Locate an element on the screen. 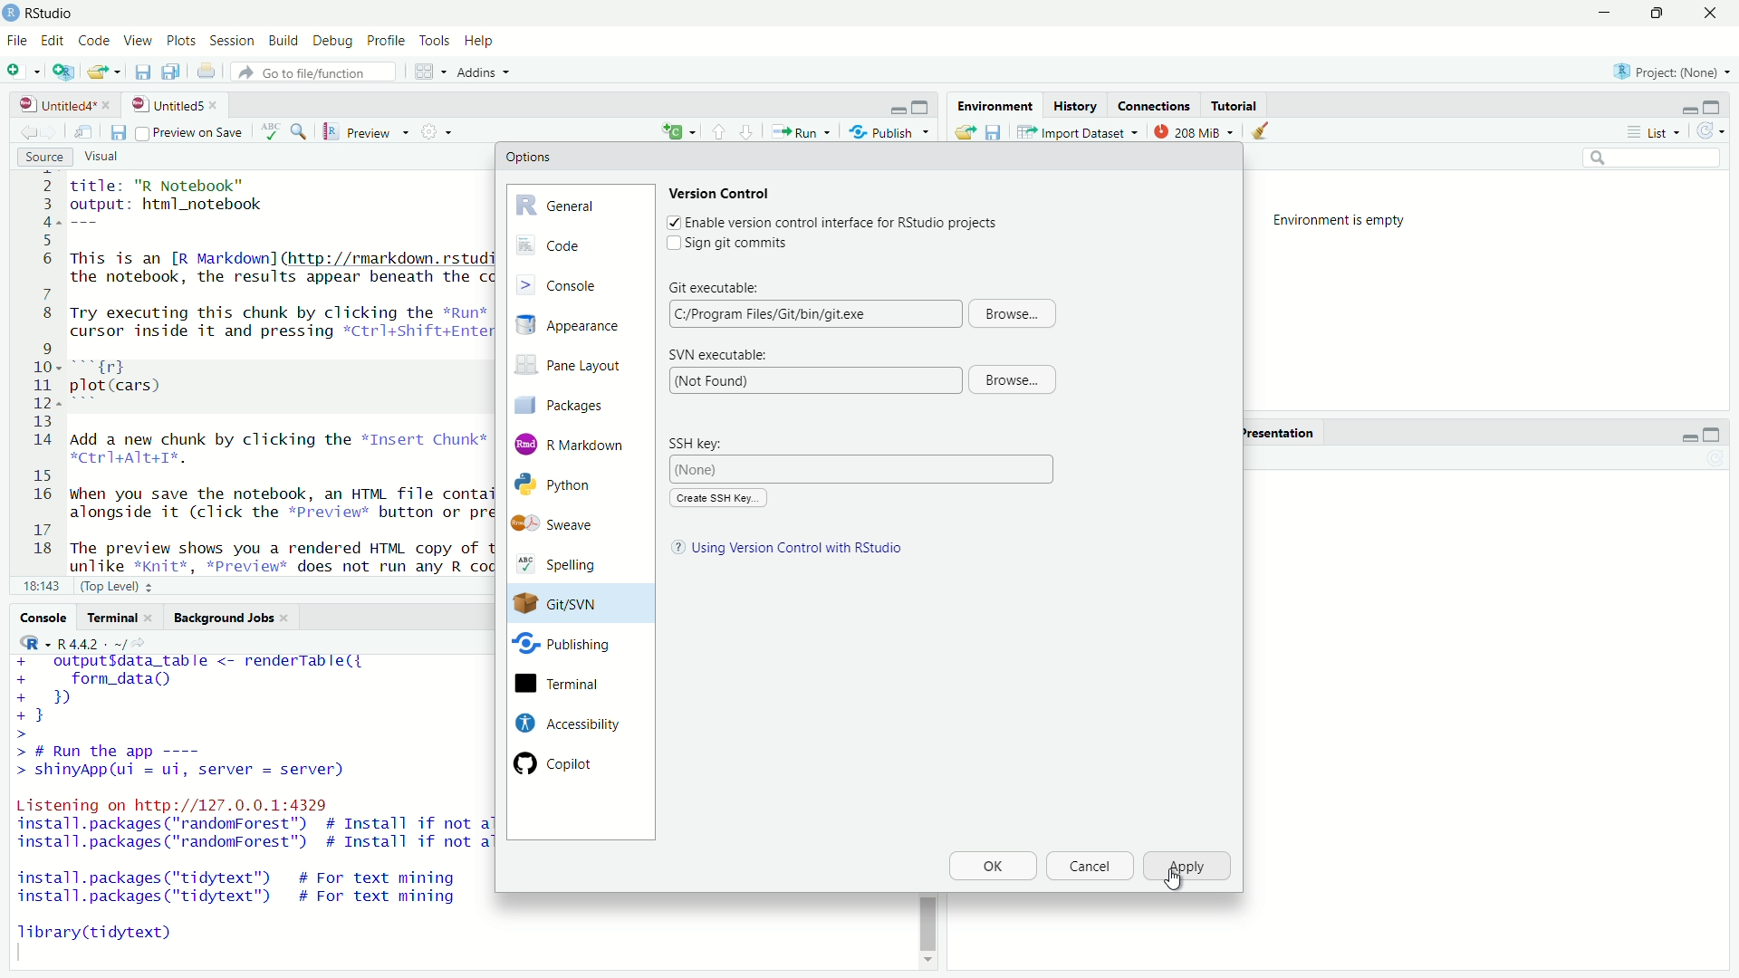 The image size is (1739, 978).  Console is located at coordinates (580, 283).